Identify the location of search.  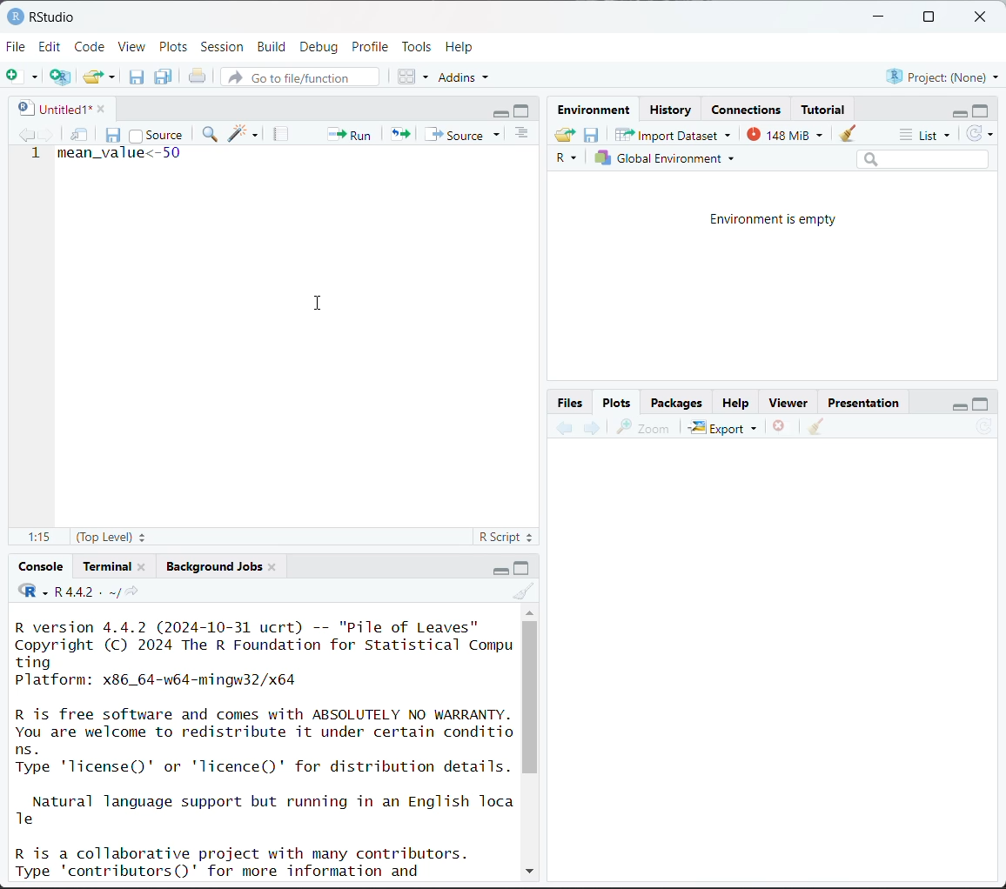
(922, 158).